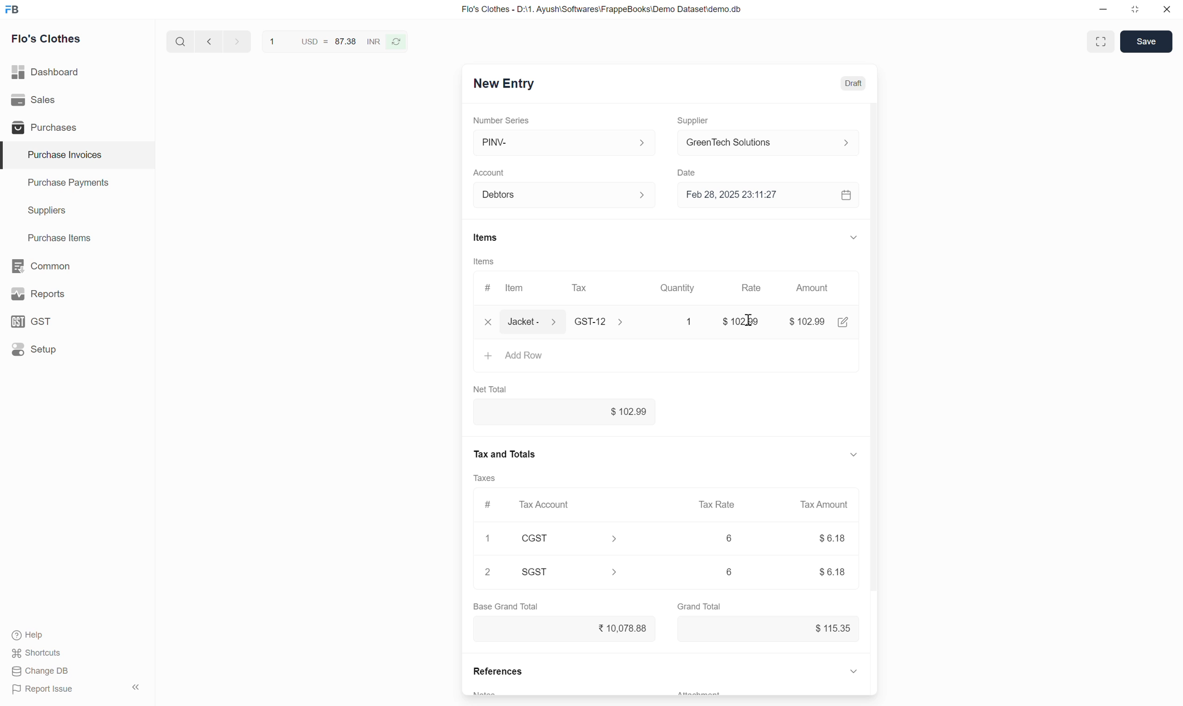 The height and width of the screenshot is (706, 1183). What do you see at coordinates (43, 689) in the screenshot?
I see `Report Issue` at bounding box center [43, 689].